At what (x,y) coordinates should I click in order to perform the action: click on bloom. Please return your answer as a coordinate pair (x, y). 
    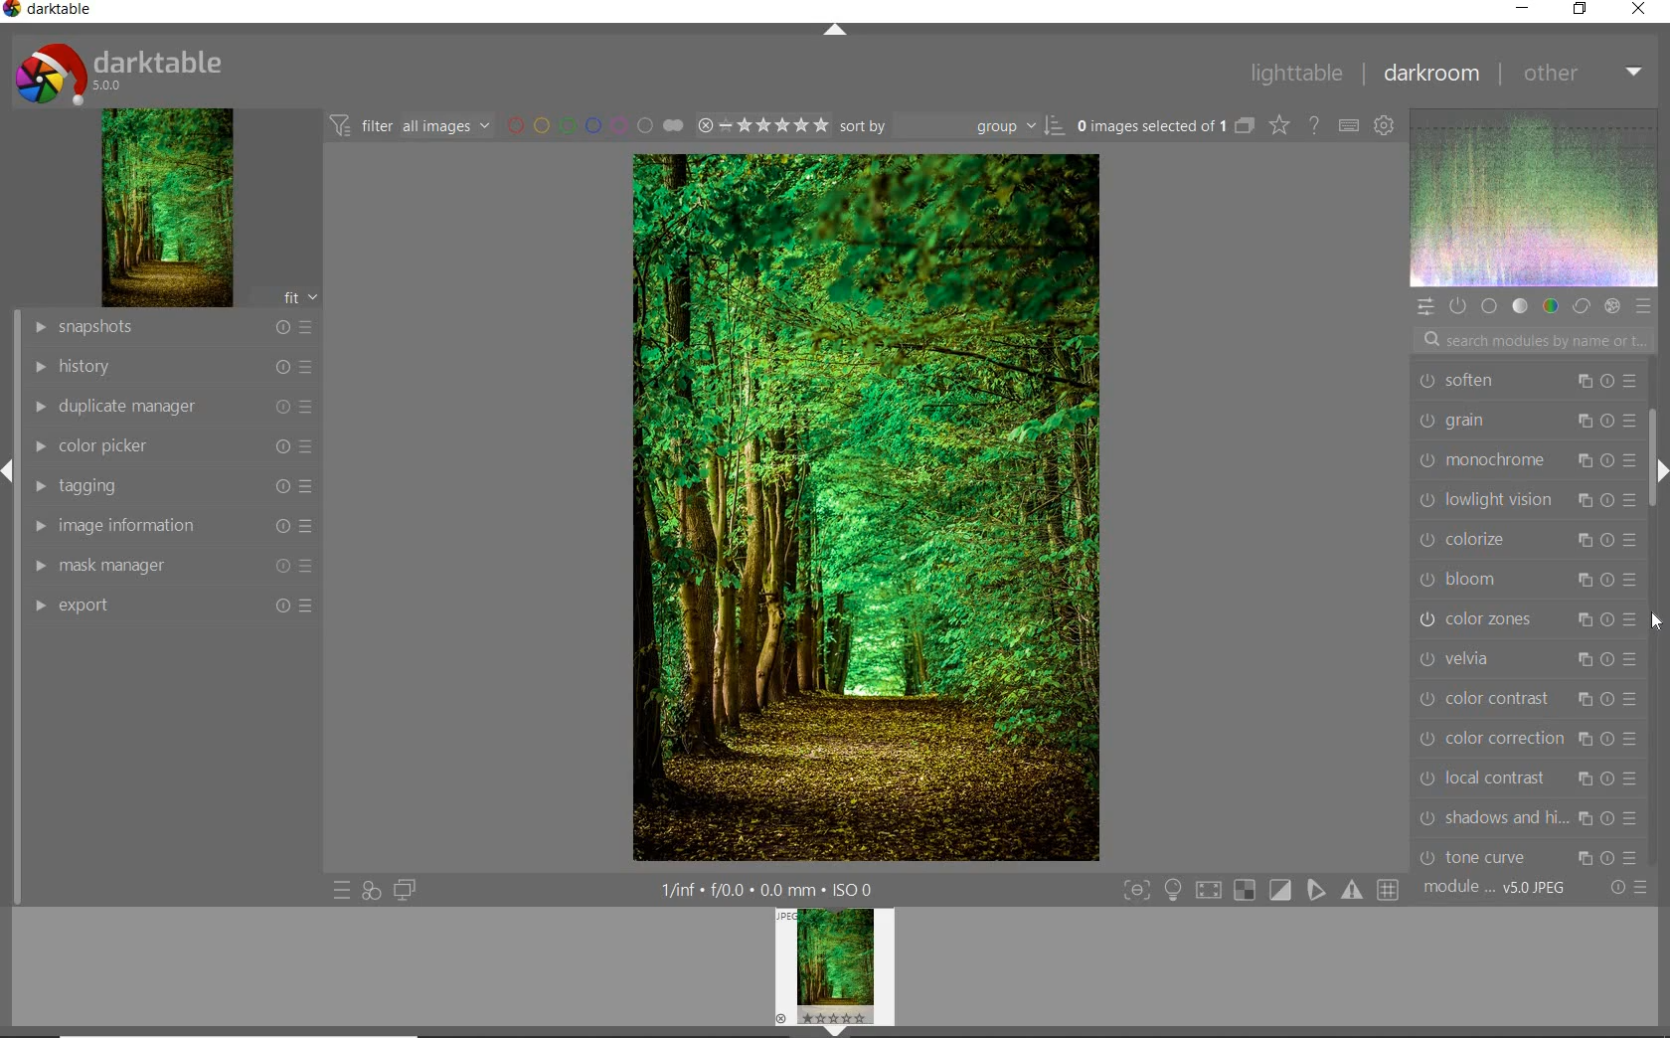
    Looking at the image, I should click on (1529, 579).